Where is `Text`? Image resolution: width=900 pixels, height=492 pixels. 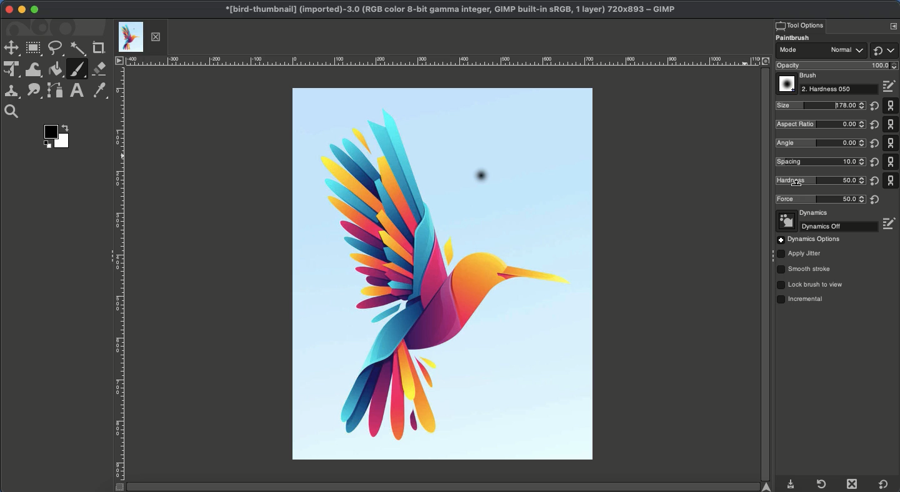
Text is located at coordinates (76, 91).